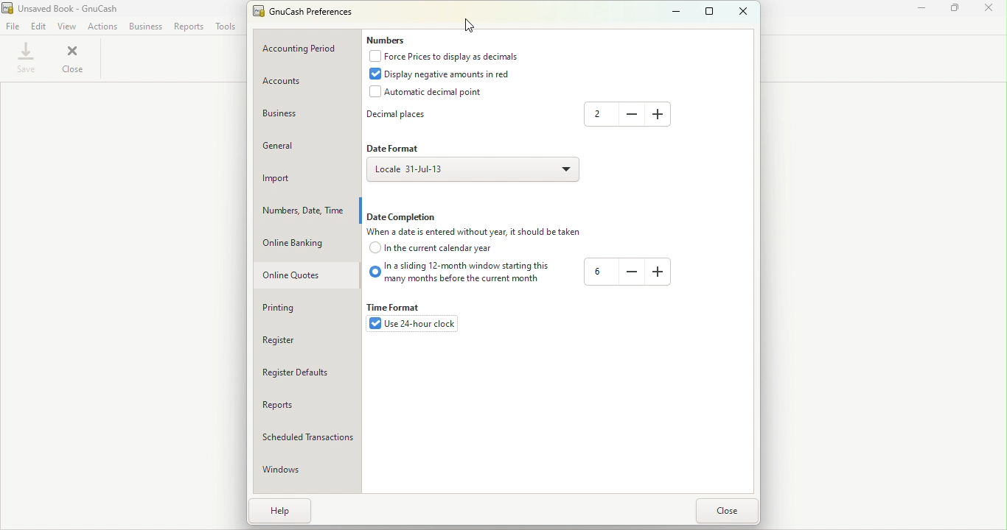 Image resolution: width=1007 pixels, height=530 pixels. What do you see at coordinates (659, 273) in the screenshot?
I see `+` at bounding box center [659, 273].